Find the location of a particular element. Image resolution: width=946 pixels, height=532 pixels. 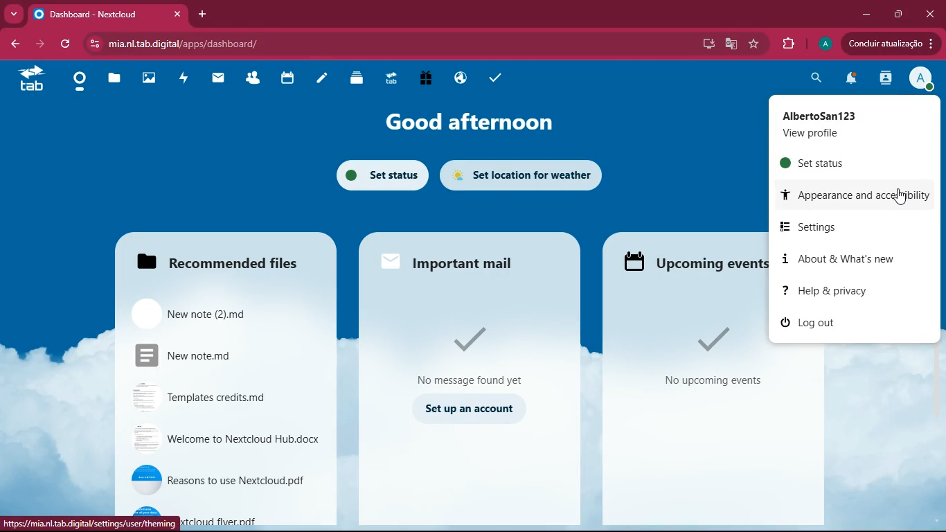

back is located at coordinates (12, 42).